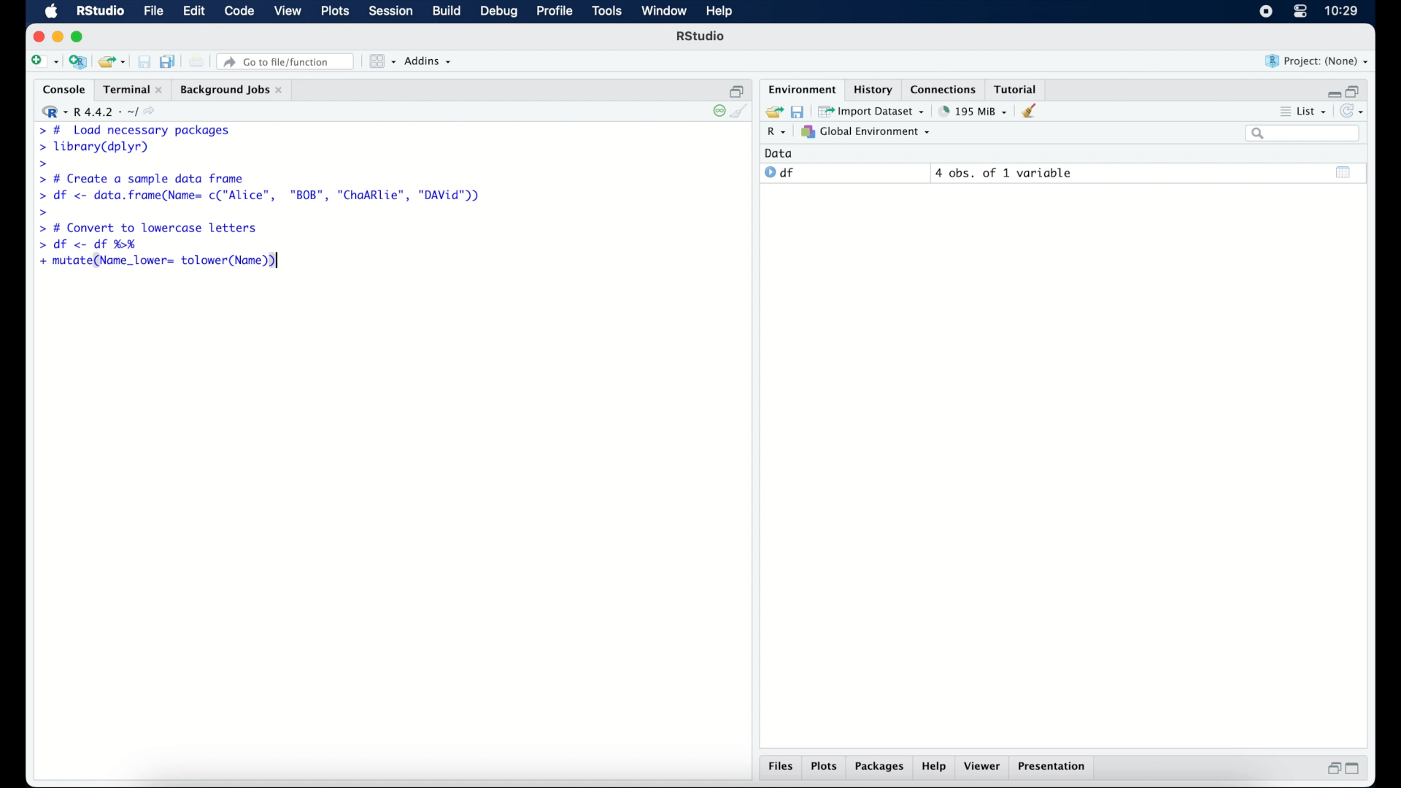 The width and height of the screenshot is (1401, 788). What do you see at coordinates (193, 12) in the screenshot?
I see `edit` at bounding box center [193, 12].